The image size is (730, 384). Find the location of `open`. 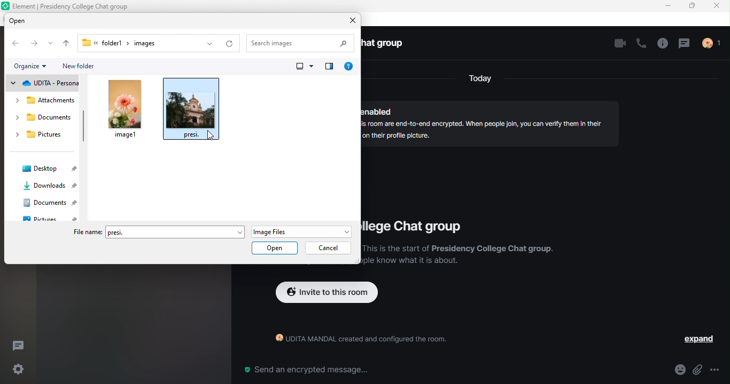

open is located at coordinates (275, 247).